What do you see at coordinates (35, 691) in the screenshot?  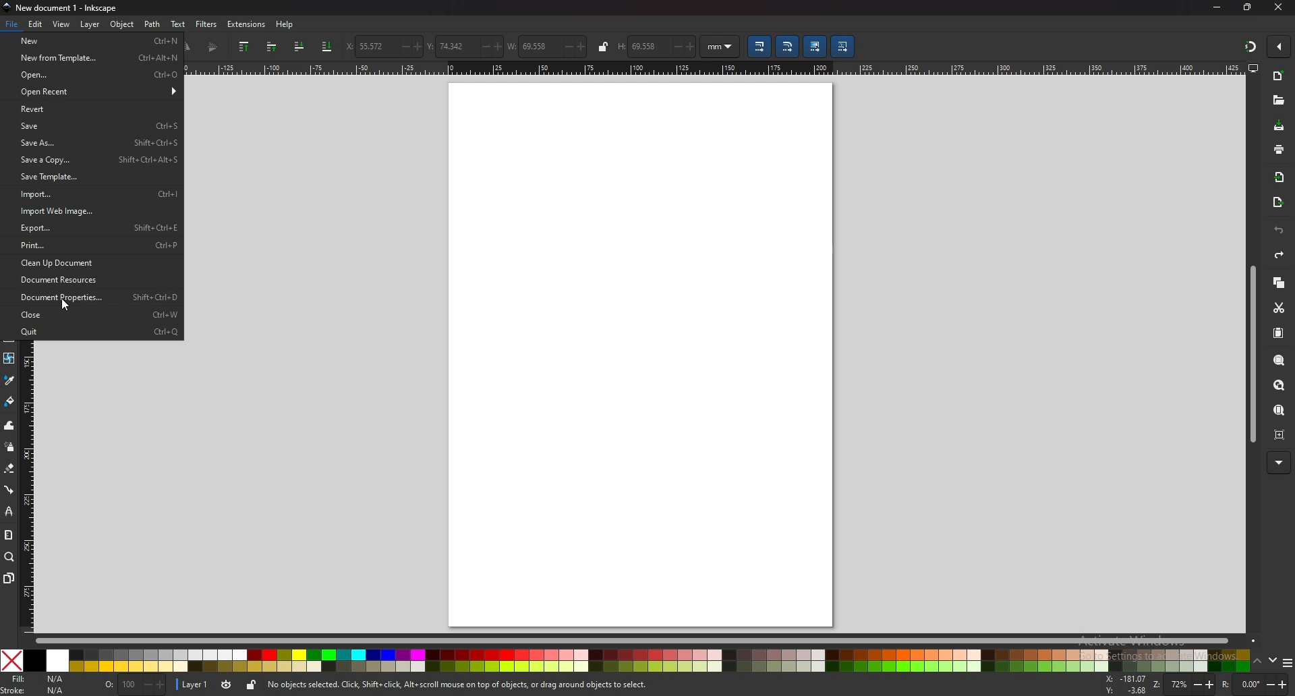 I see `Stroke` at bounding box center [35, 691].